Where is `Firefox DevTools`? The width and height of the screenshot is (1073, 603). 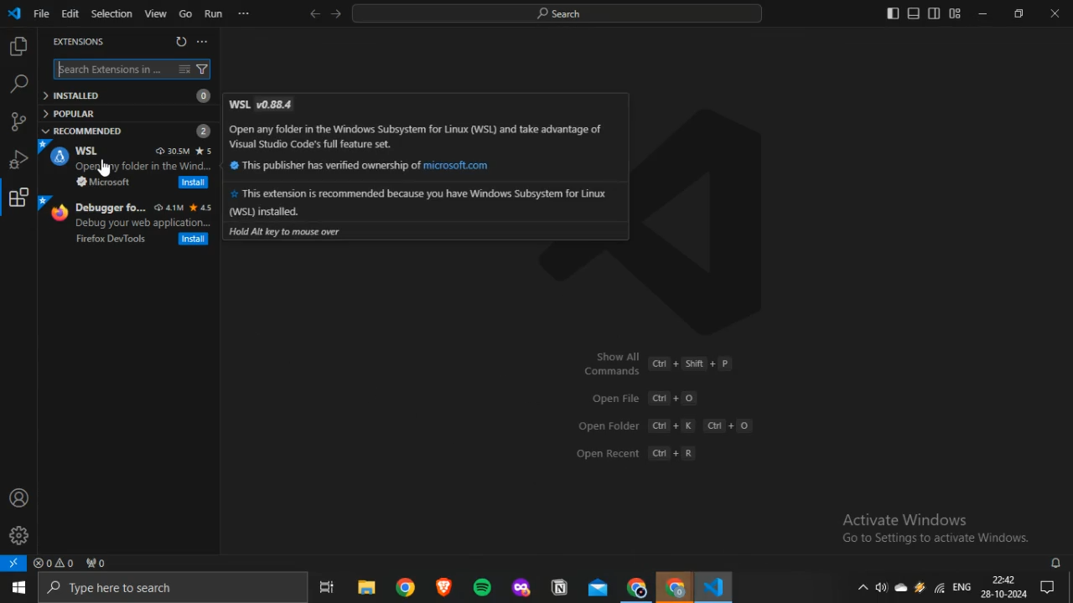 Firefox DevTools is located at coordinates (111, 240).